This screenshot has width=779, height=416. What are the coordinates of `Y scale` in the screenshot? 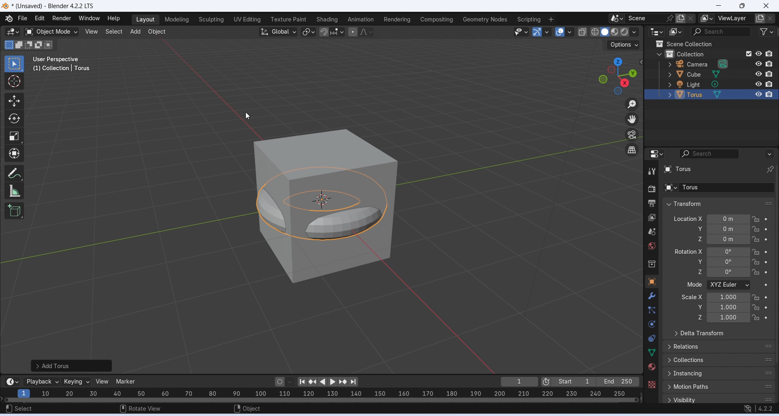 It's located at (738, 307).